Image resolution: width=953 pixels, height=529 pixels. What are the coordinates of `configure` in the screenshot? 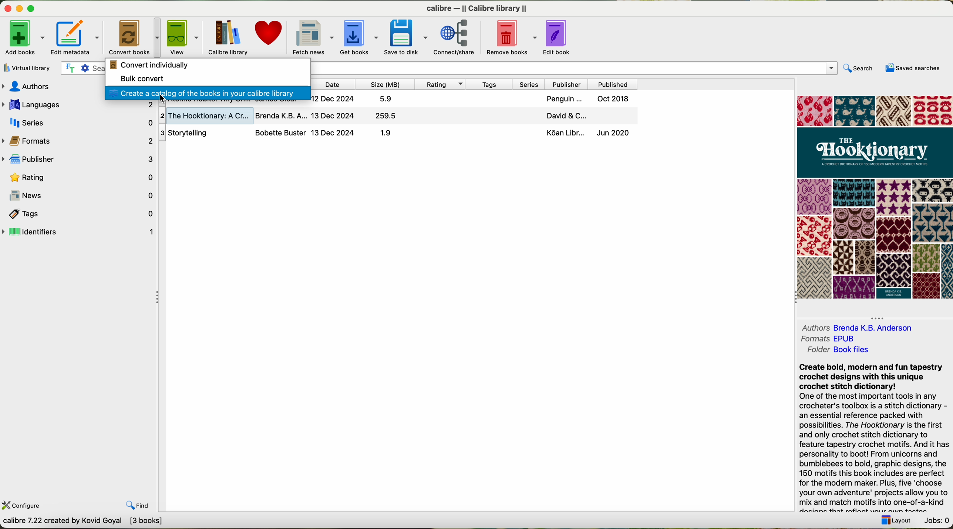 It's located at (24, 507).